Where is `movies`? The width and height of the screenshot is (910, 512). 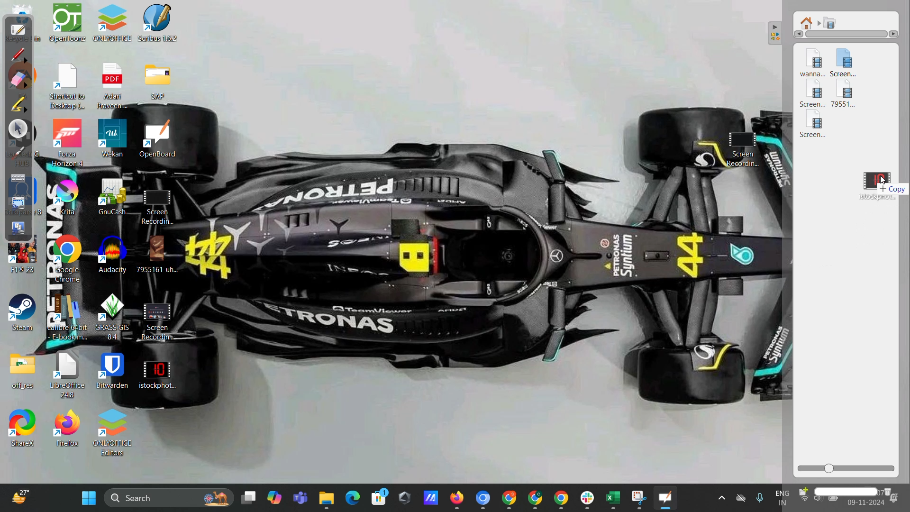 movies is located at coordinates (830, 23).